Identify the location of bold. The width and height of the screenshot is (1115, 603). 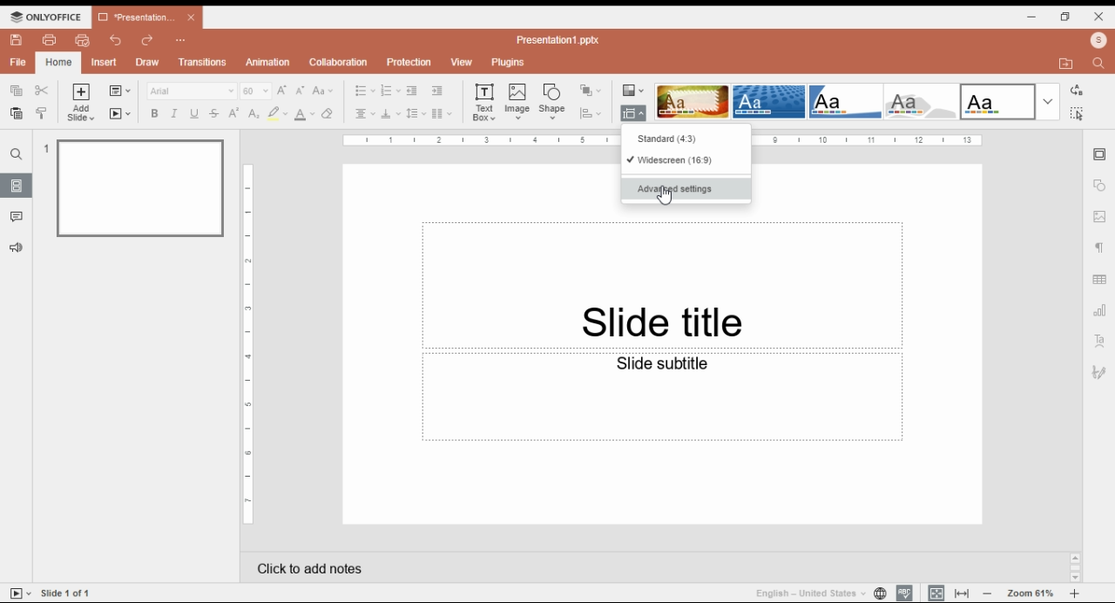
(153, 113).